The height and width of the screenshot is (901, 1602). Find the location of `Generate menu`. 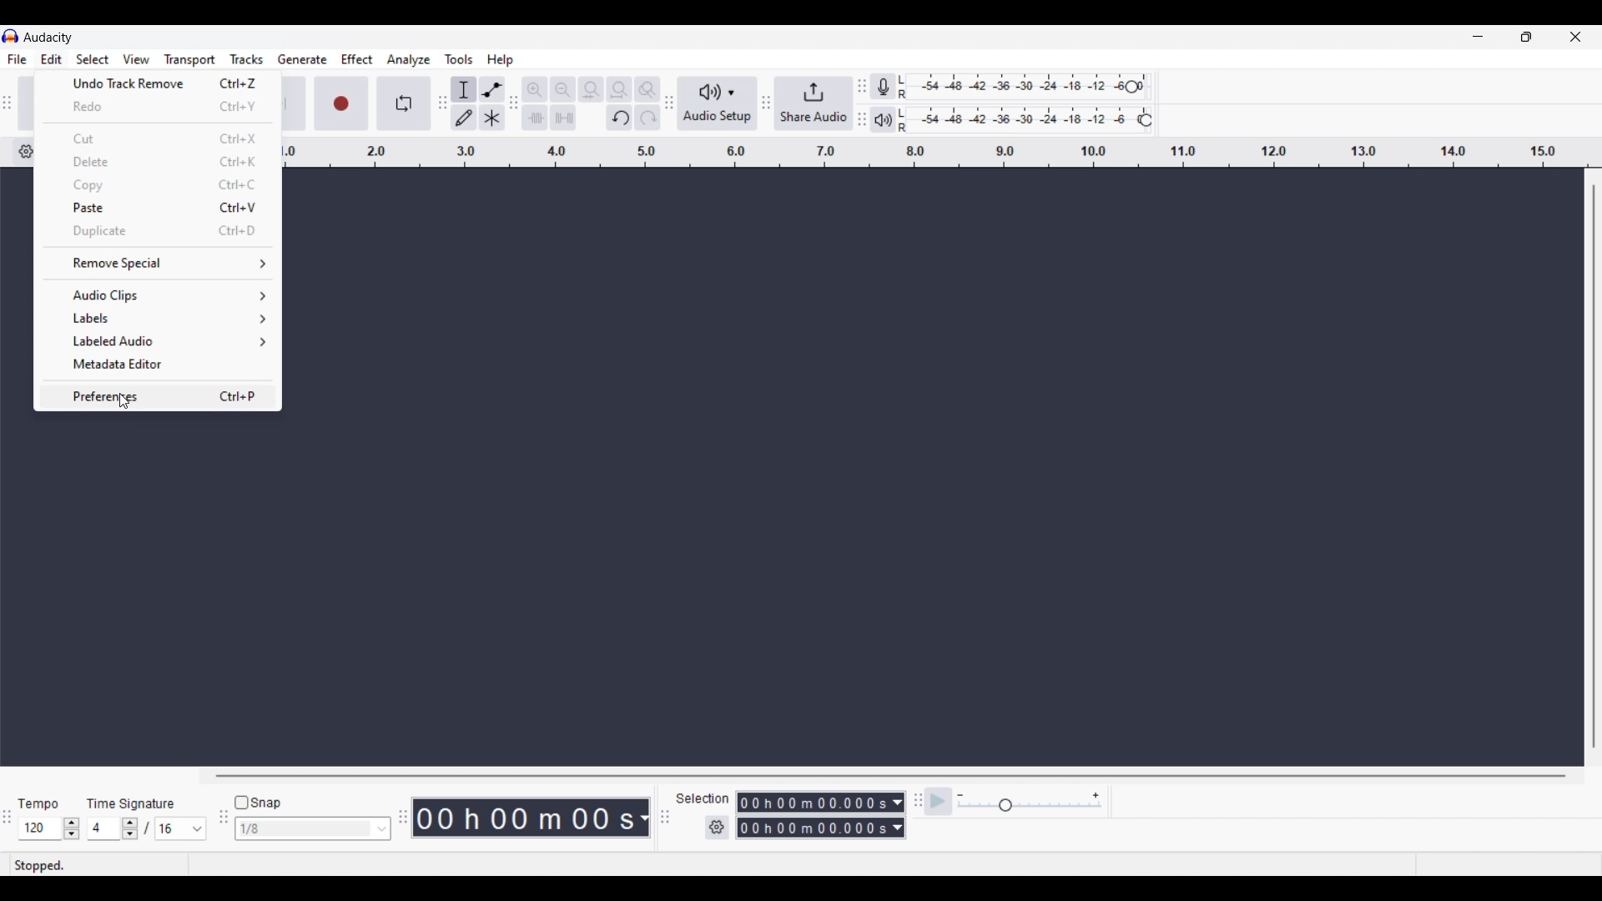

Generate menu is located at coordinates (302, 59).